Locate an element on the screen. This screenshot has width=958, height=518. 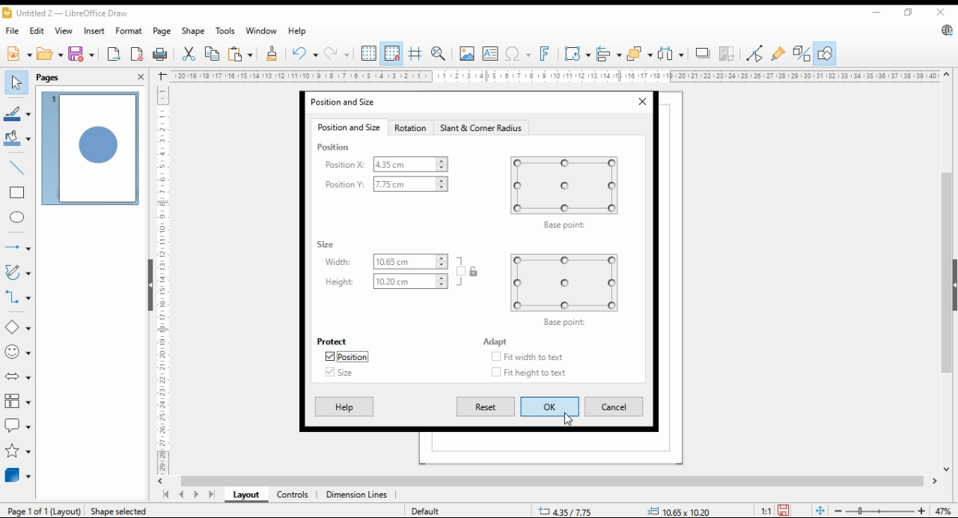
export directly as pdf is located at coordinates (138, 53).